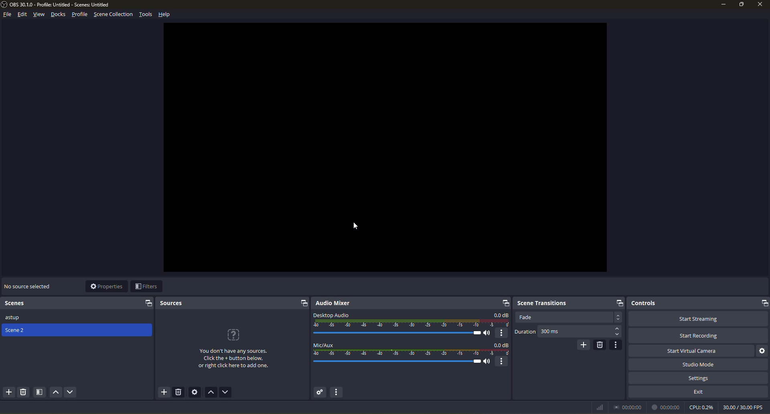 This screenshot has height=414, width=770. Describe the element at coordinates (71, 392) in the screenshot. I see `move scene down` at that location.